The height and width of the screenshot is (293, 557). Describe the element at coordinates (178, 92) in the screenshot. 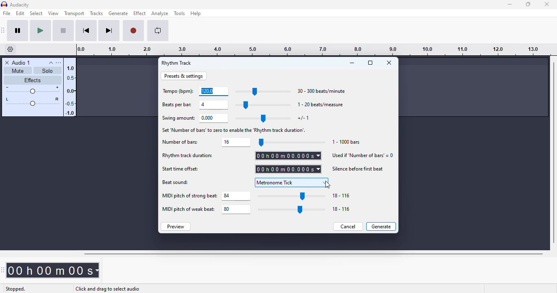

I see `tempo (bpm)` at that location.